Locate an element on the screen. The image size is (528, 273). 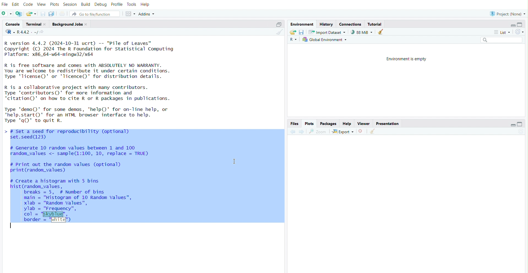
cursor is located at coordinates (233, 162).